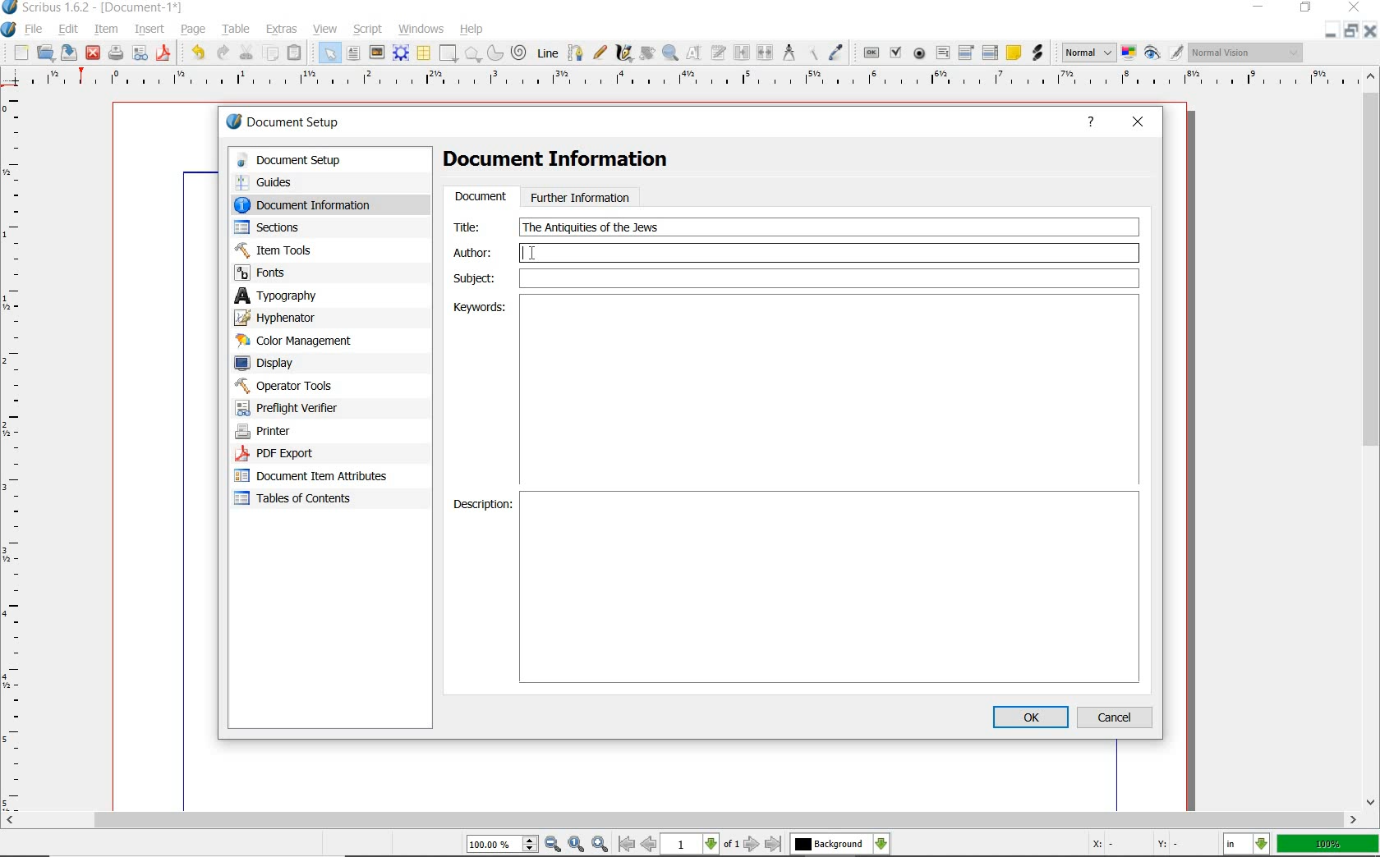  What do you see at coordinates (377, 52) in the screenshot?
I see `image frame` at bounding box center [377, 52].